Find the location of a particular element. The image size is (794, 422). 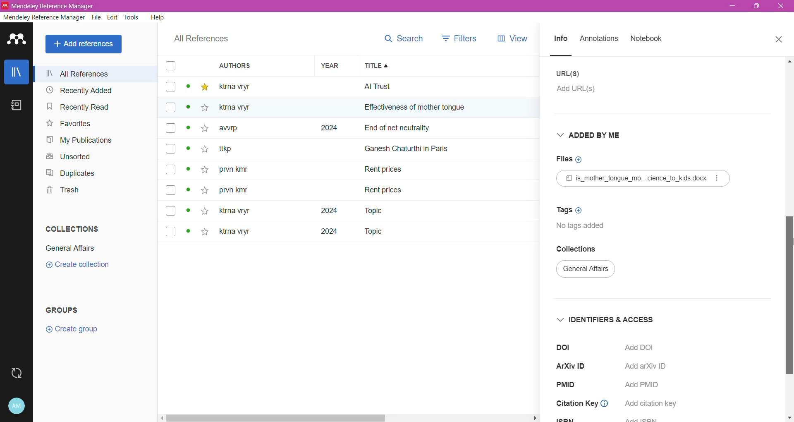

prvn kity is located at coordinates (234, 191).